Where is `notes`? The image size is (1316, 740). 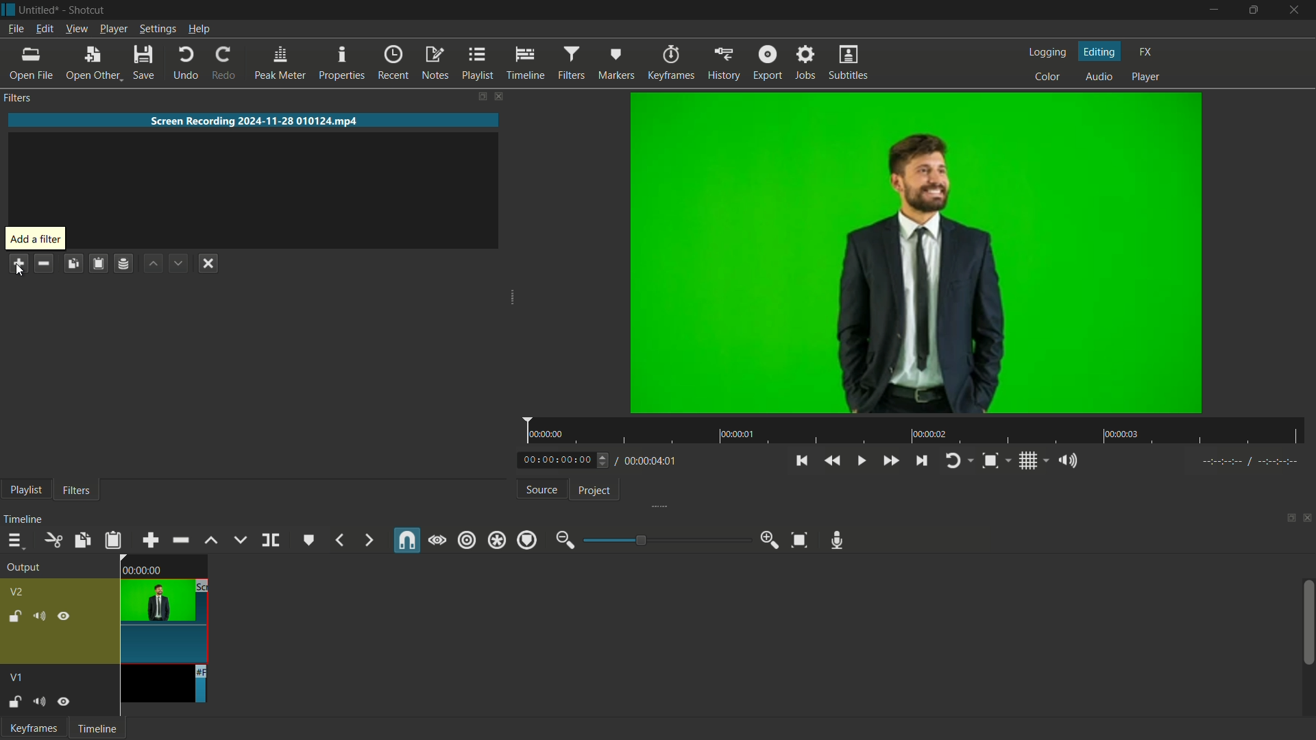
notes is located at coordinates (435, 64).